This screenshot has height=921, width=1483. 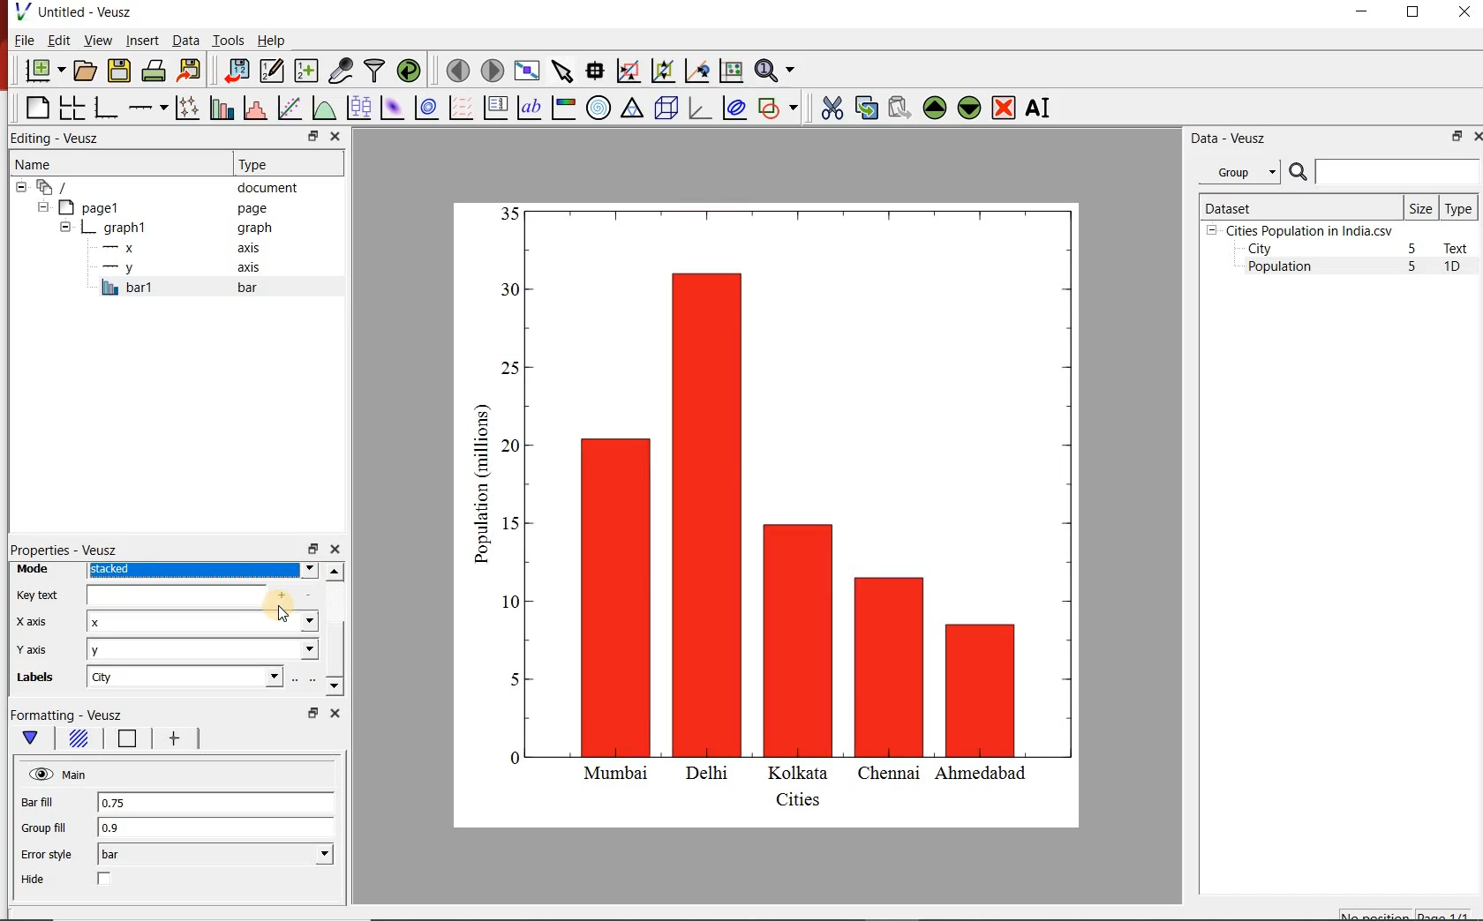 What do you see at coordinates (94, 39) in the screenshot?
I see `View` at bounding box center [94, 39].